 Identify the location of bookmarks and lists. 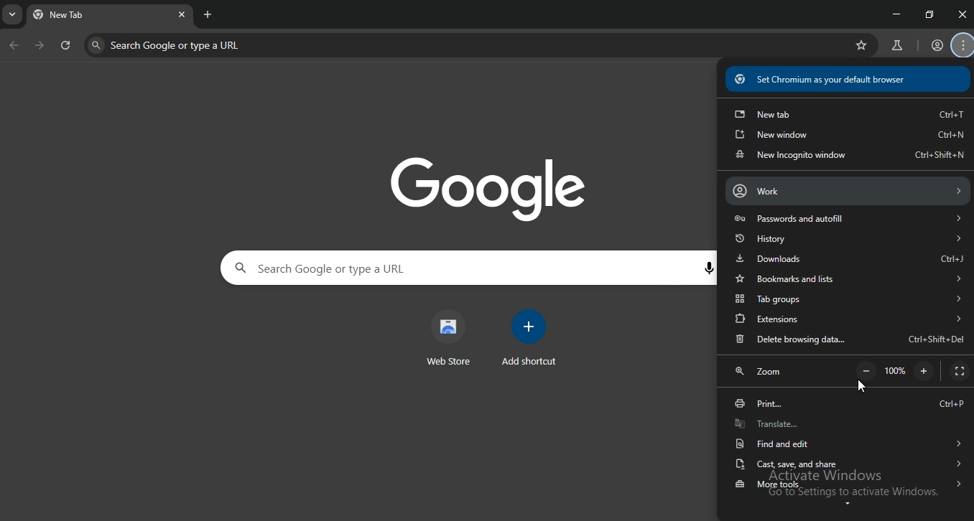
(845, 280).